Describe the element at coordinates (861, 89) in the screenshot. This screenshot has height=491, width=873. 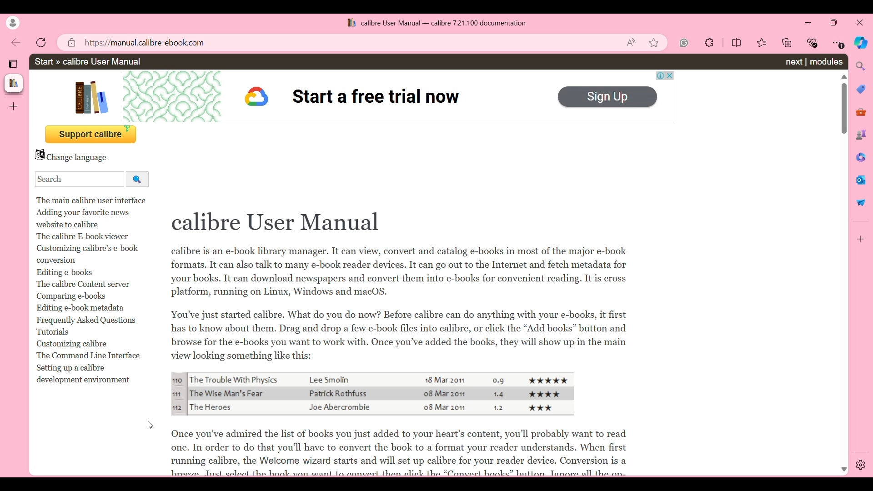
I see `Shopping` at that location.